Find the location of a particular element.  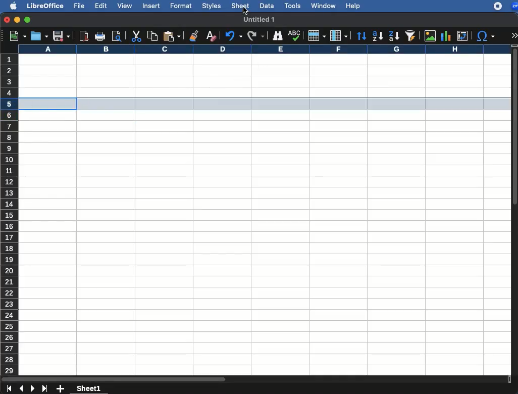

print preview is located at coordinates (118, 36).